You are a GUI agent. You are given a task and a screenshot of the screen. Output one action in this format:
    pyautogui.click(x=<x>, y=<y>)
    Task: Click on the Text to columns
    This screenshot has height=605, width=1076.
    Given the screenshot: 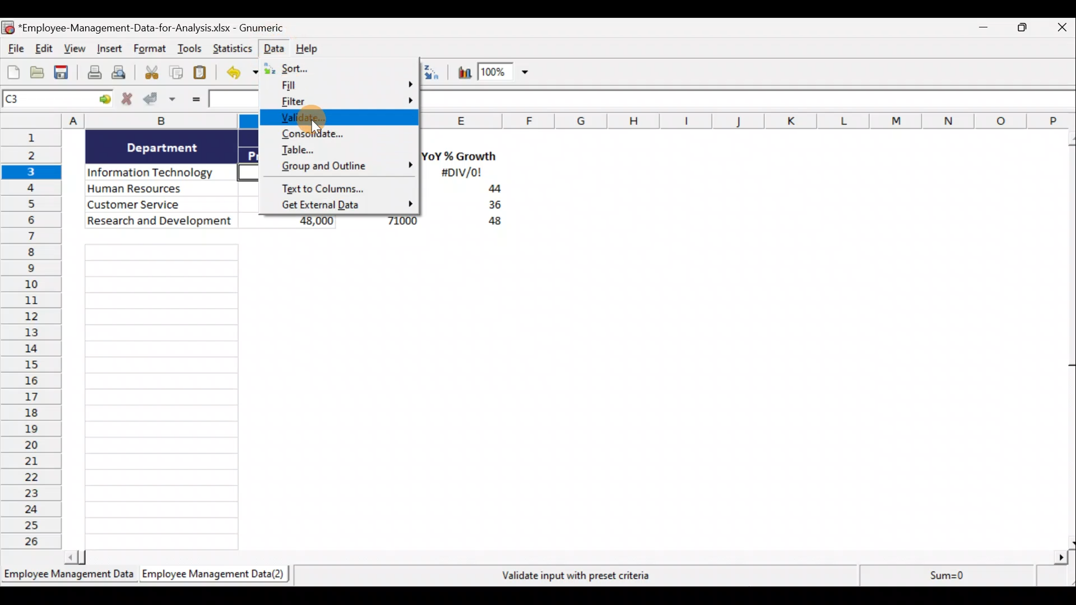 What is the action you would take?
    pyautogui.click(x=340, y=188)
    